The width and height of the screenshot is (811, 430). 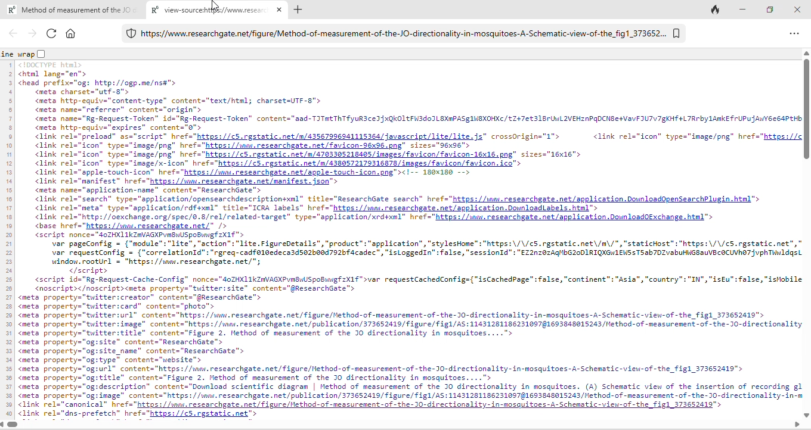 I want to click on cursor, so click(x=215, y=10).